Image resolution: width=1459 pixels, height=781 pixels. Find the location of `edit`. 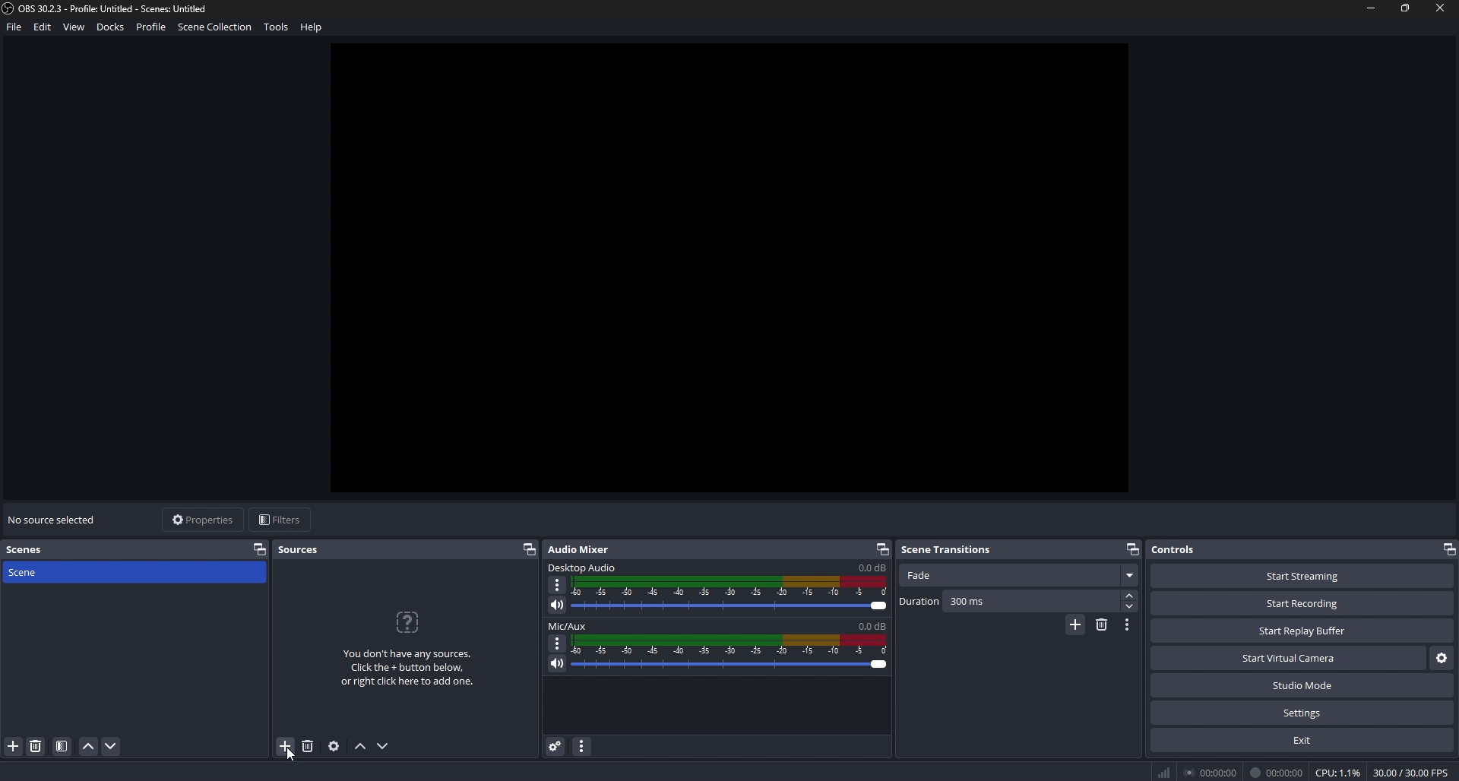

edit is located at coordinates (44, 27).